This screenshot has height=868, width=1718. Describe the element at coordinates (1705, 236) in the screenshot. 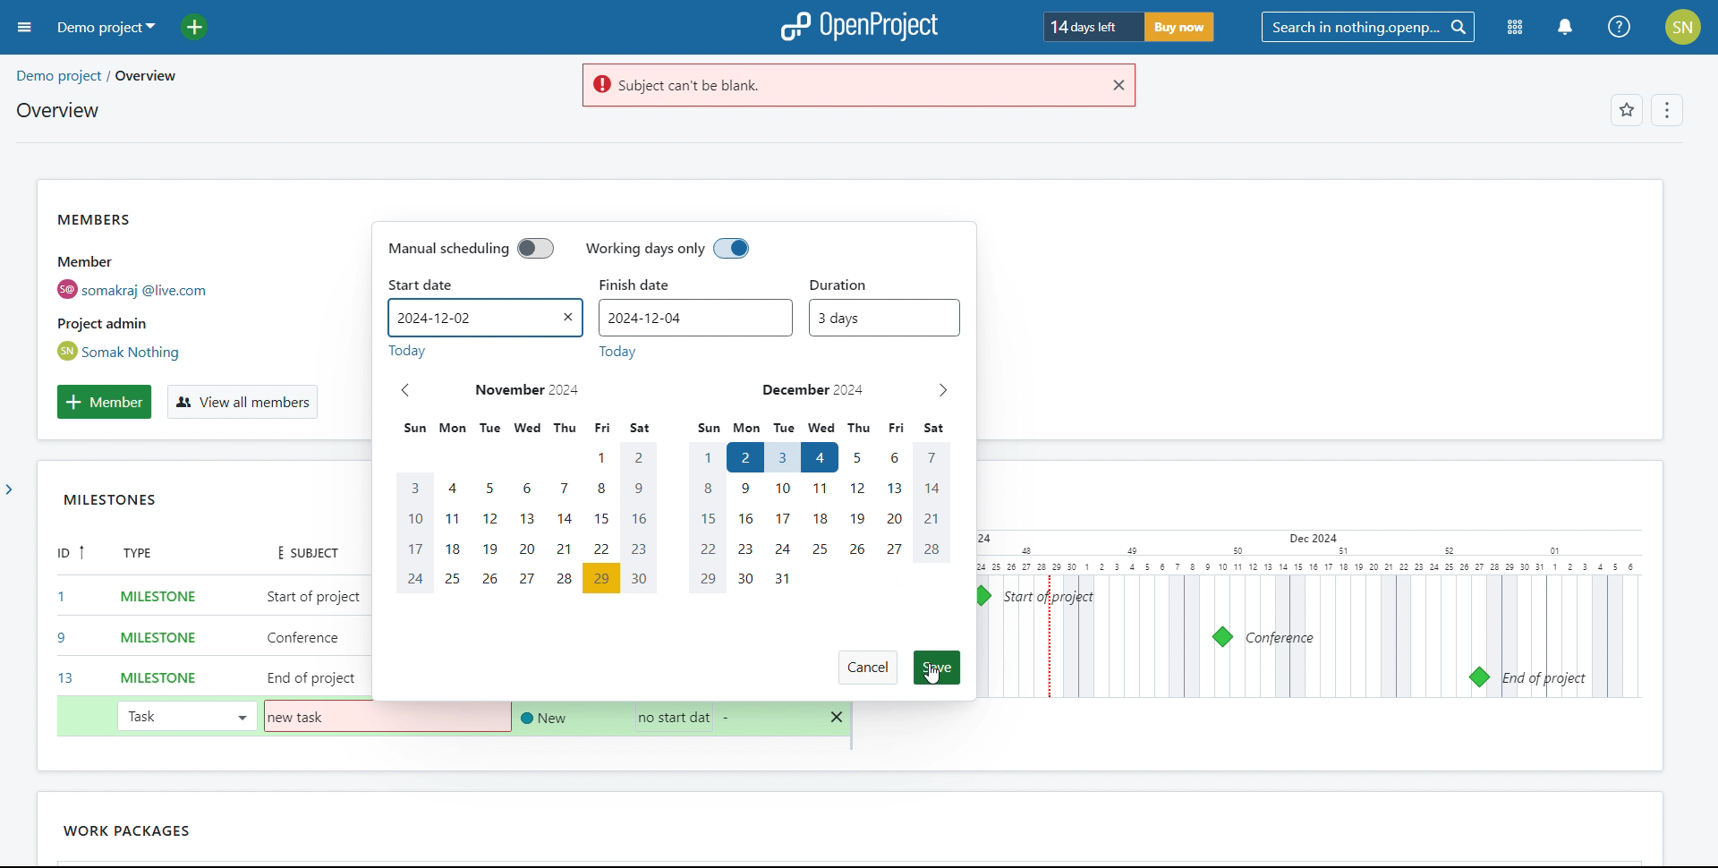

I see `scroll bar` at that location.